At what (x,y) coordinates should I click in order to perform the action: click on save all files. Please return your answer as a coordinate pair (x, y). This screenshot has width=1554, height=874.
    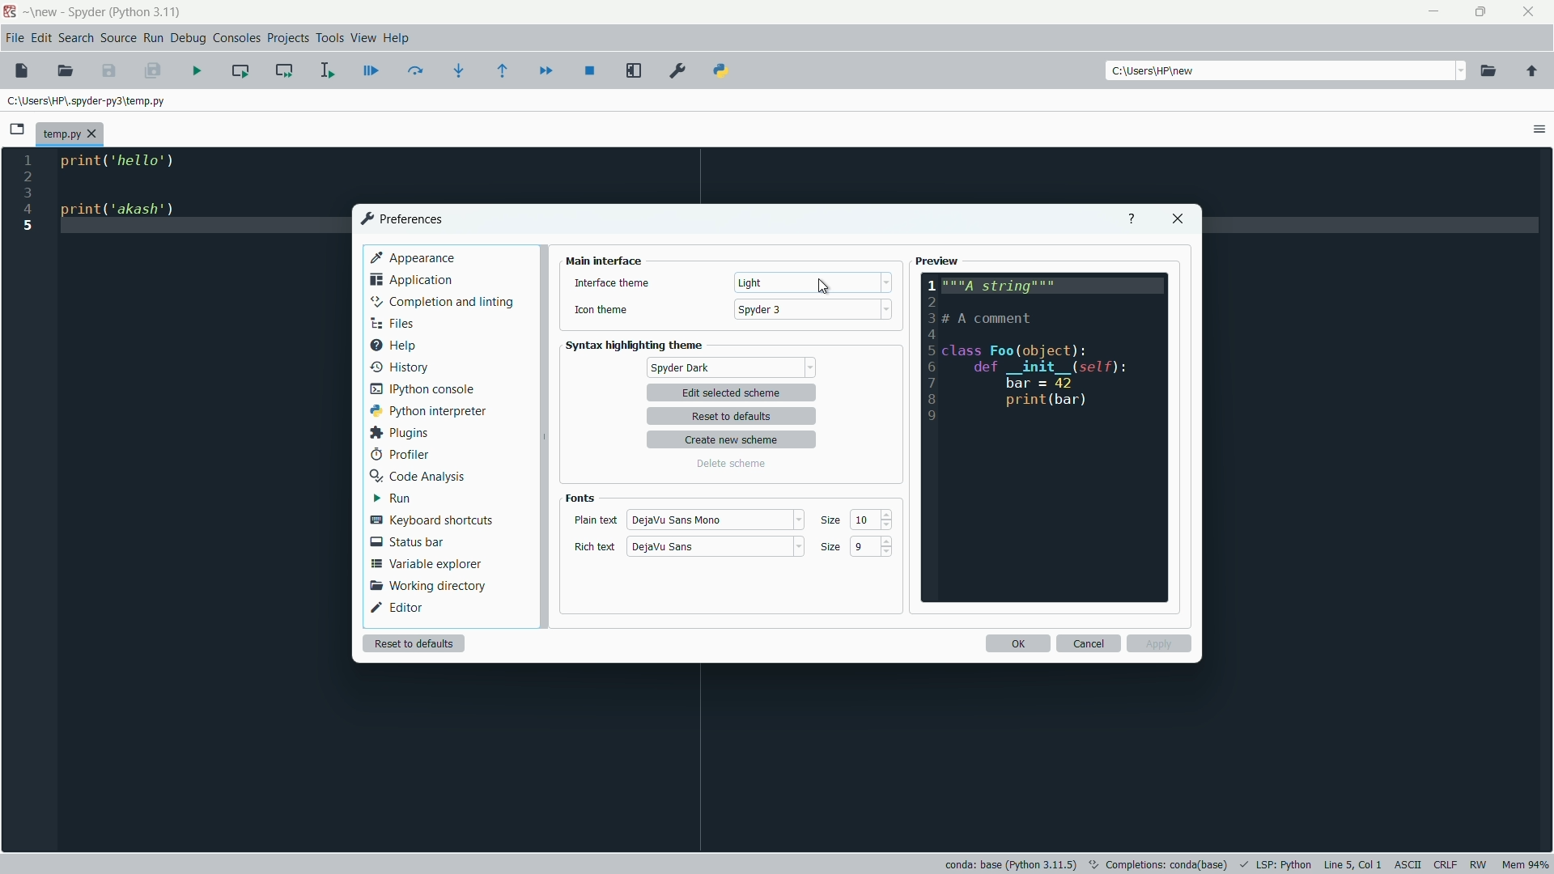
    Looking at the image, I should click on (153, 71).